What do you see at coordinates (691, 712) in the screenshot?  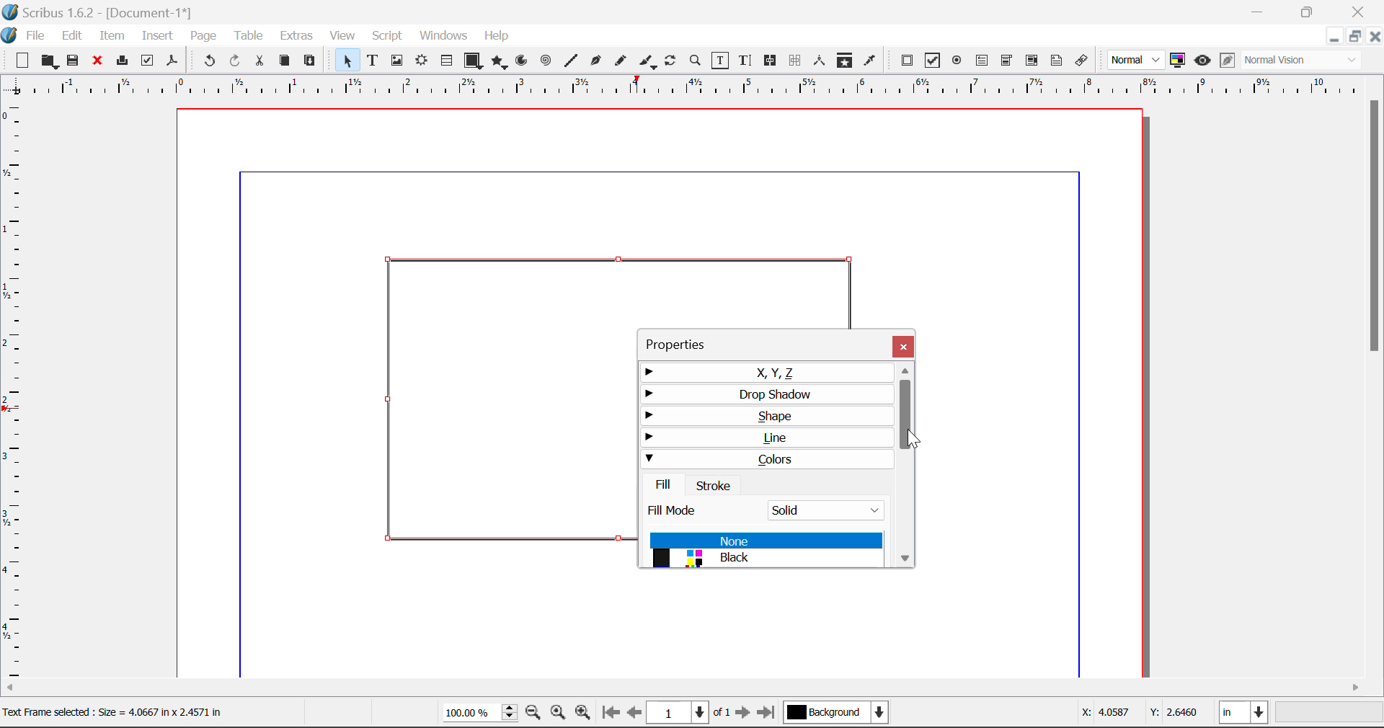 I see `Page 1 of 1` at bounding box center [691, 712].